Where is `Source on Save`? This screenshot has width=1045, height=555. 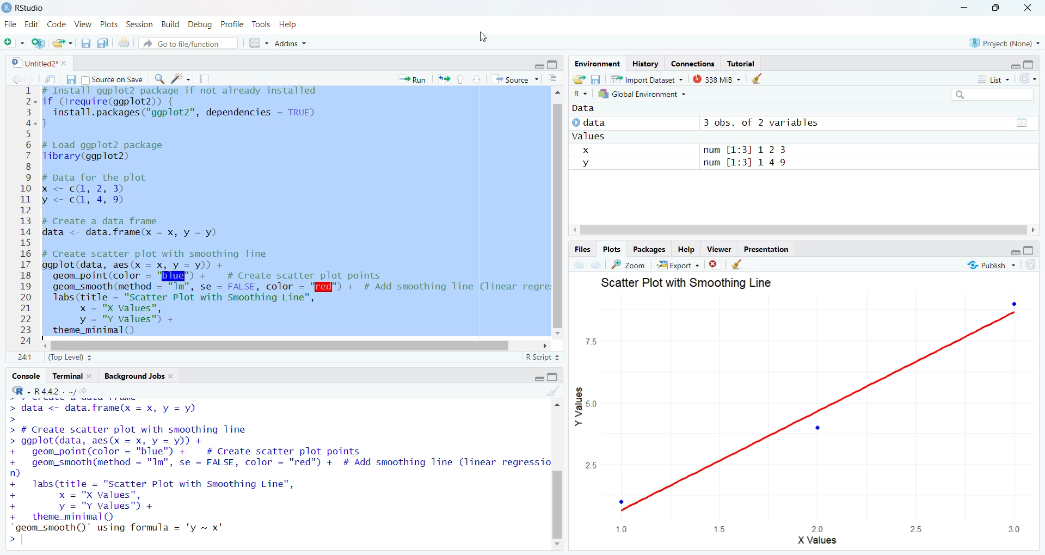 Source on Save is located at coordinates (112, 81).